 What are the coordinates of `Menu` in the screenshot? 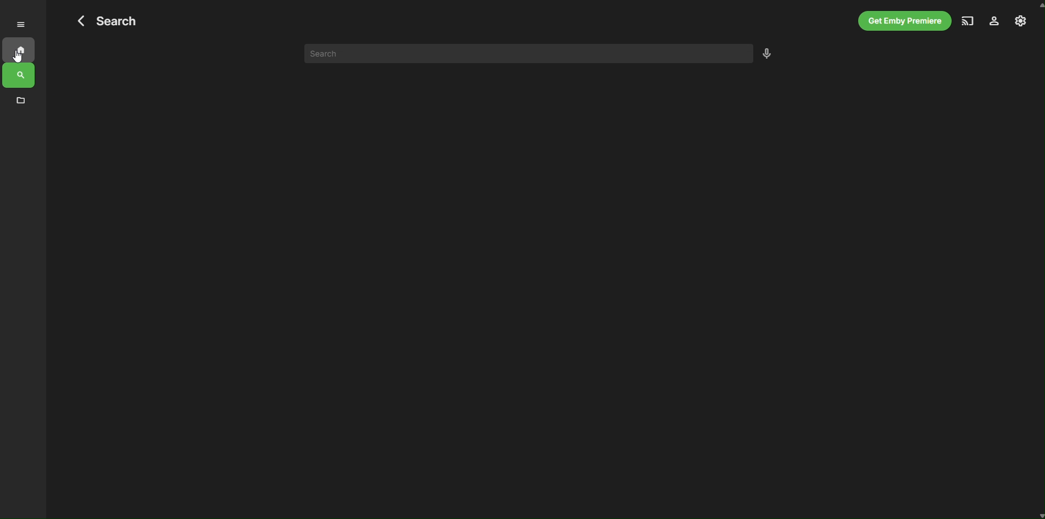 It's located at (21, 24).